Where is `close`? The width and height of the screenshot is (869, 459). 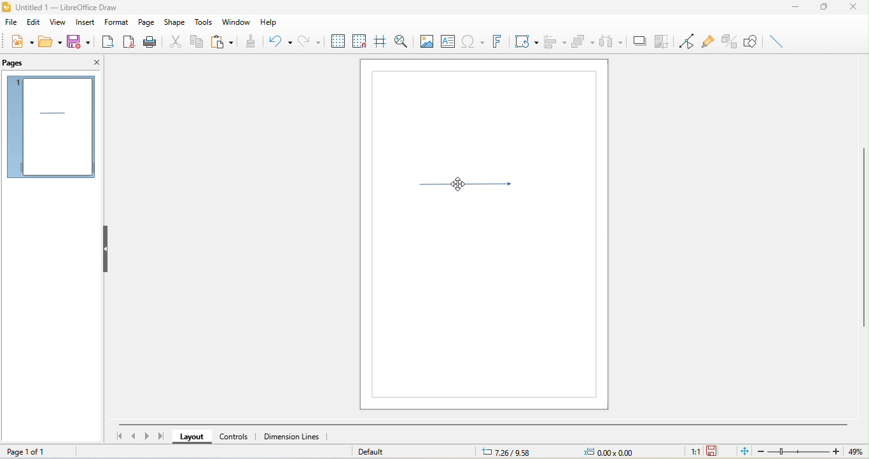 close is located at coordinates (856, 8).